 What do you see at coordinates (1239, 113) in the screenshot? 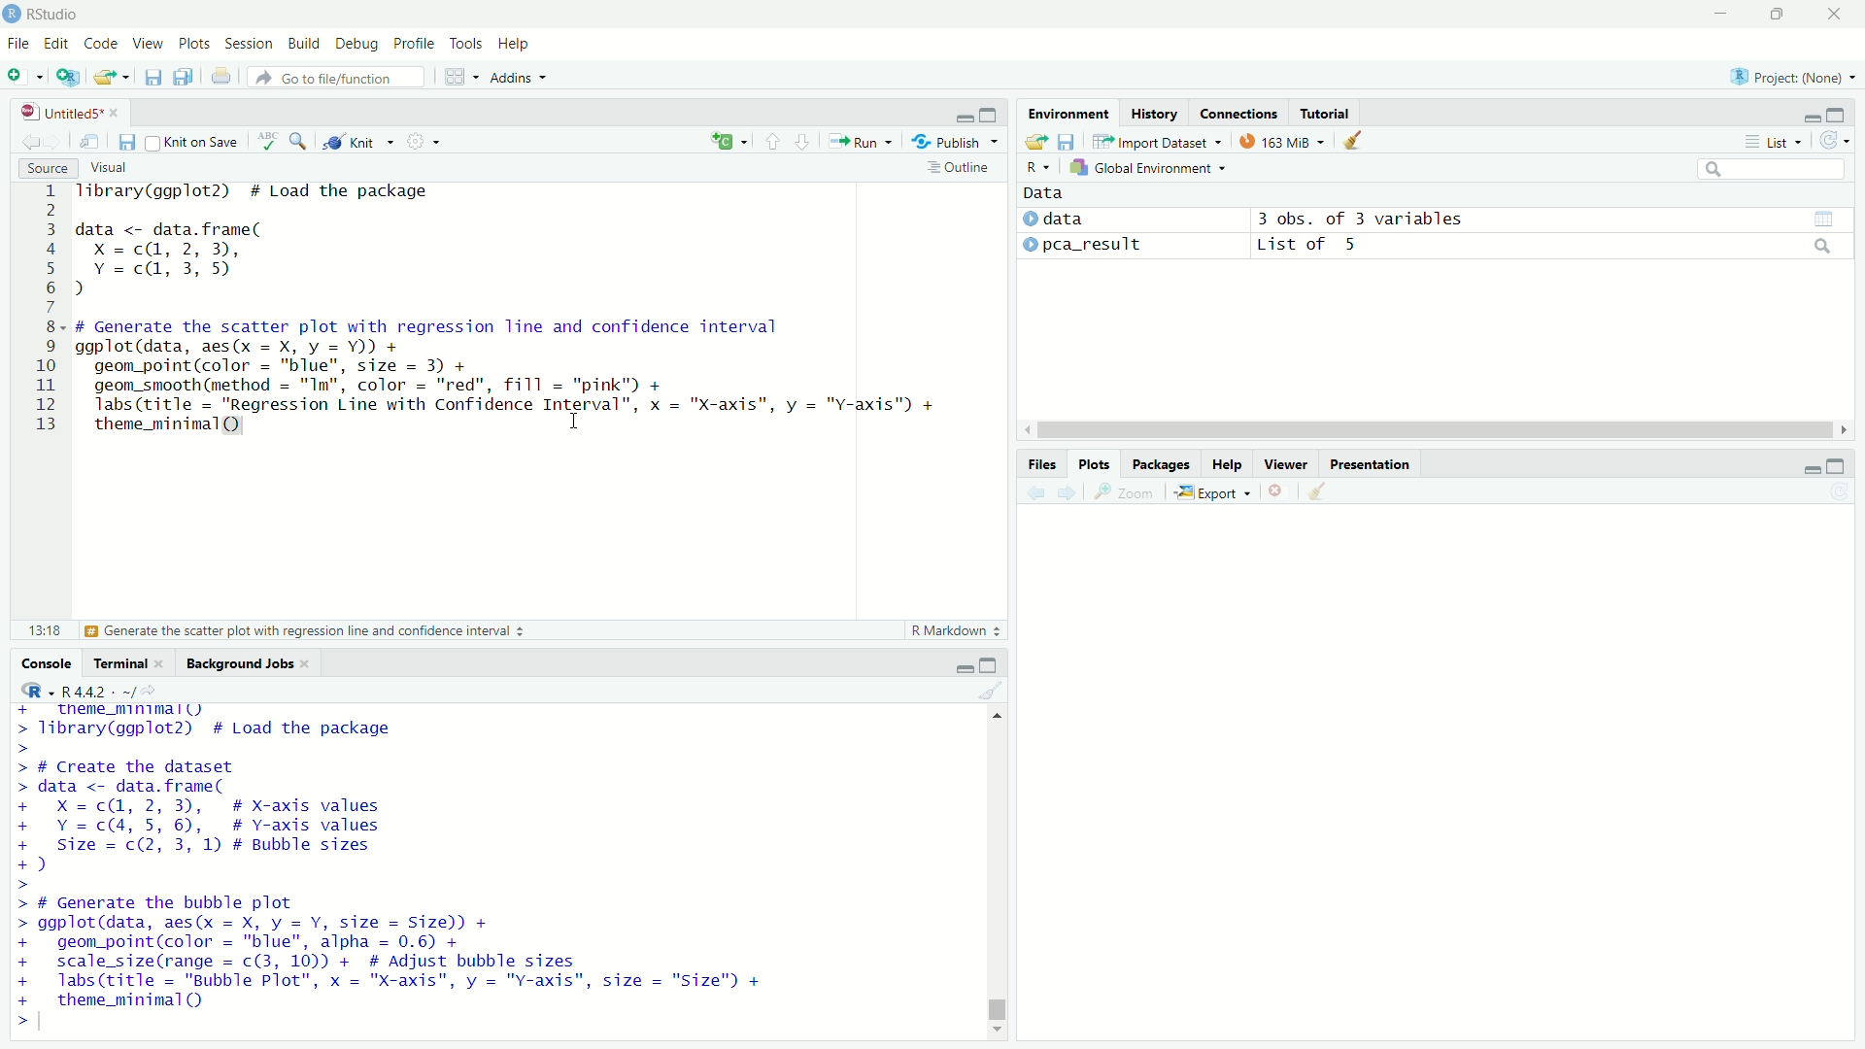
I see `Connections` at bounding box center [1239, 113].